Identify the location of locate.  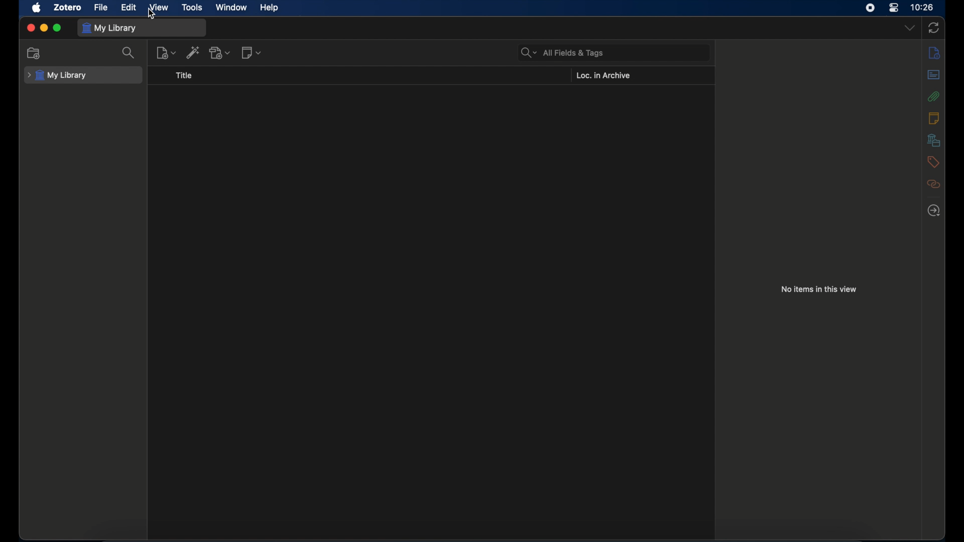
(934, 211).